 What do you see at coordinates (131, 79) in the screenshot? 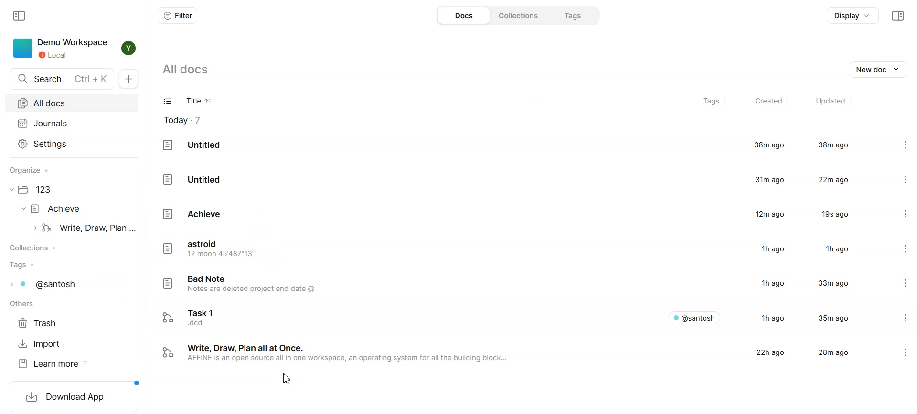
I see `New doc` at bounding box center [131, 79].